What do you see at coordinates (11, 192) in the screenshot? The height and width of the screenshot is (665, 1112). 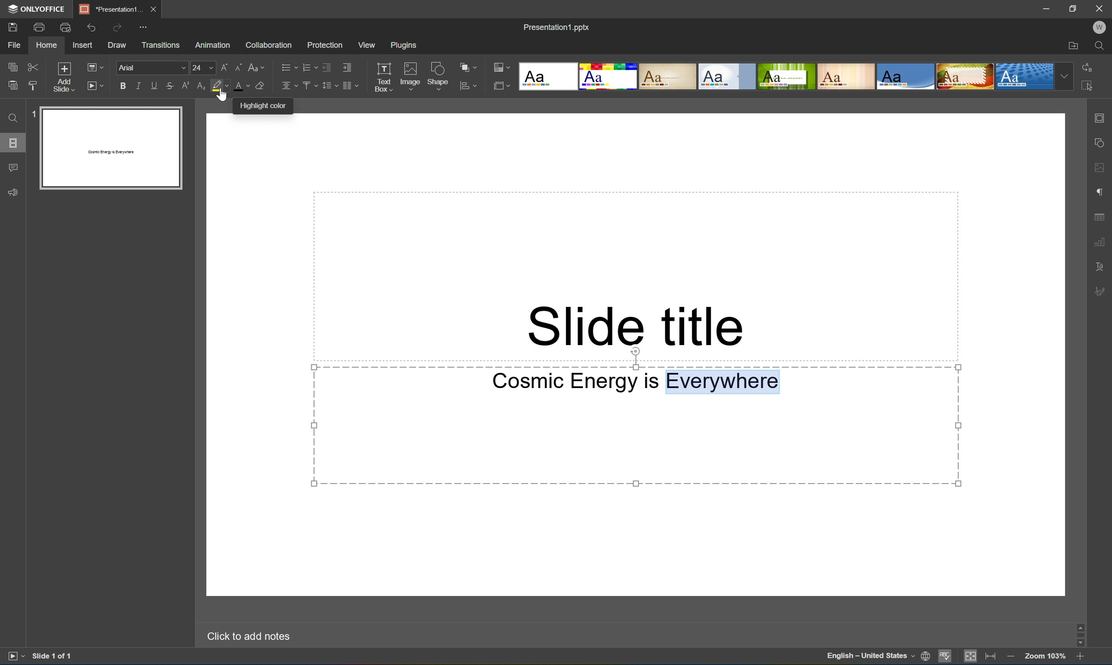 I see `Feedback and comments` at bounding box center [11, 192].